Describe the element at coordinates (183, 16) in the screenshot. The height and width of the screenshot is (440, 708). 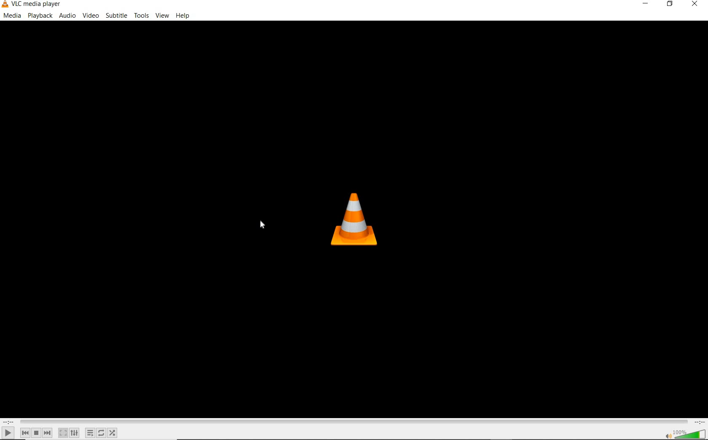
I see `help` at that location.